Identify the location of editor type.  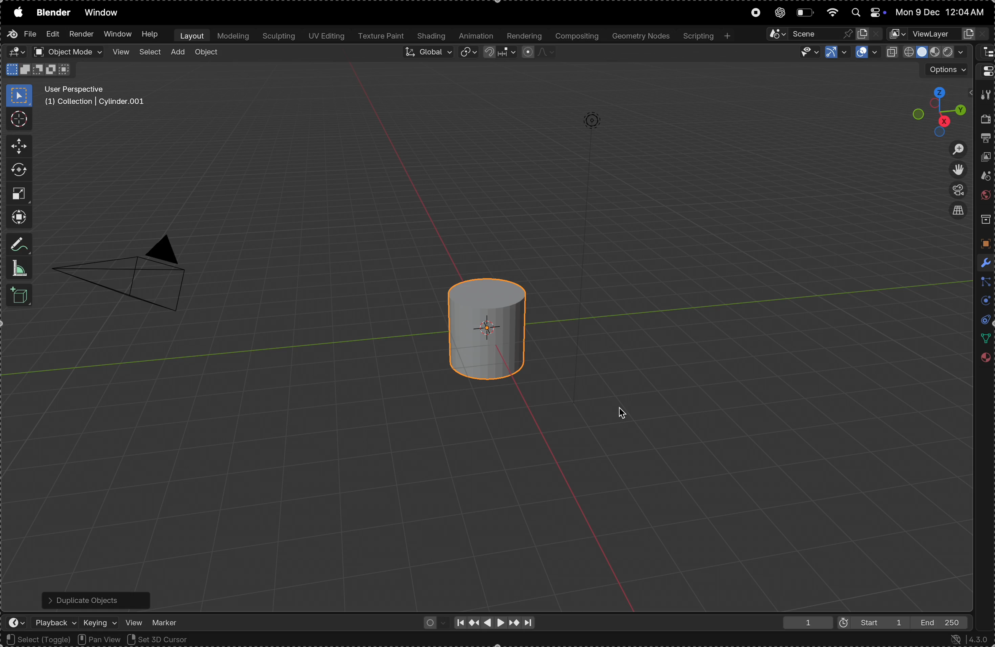
(16, 52).